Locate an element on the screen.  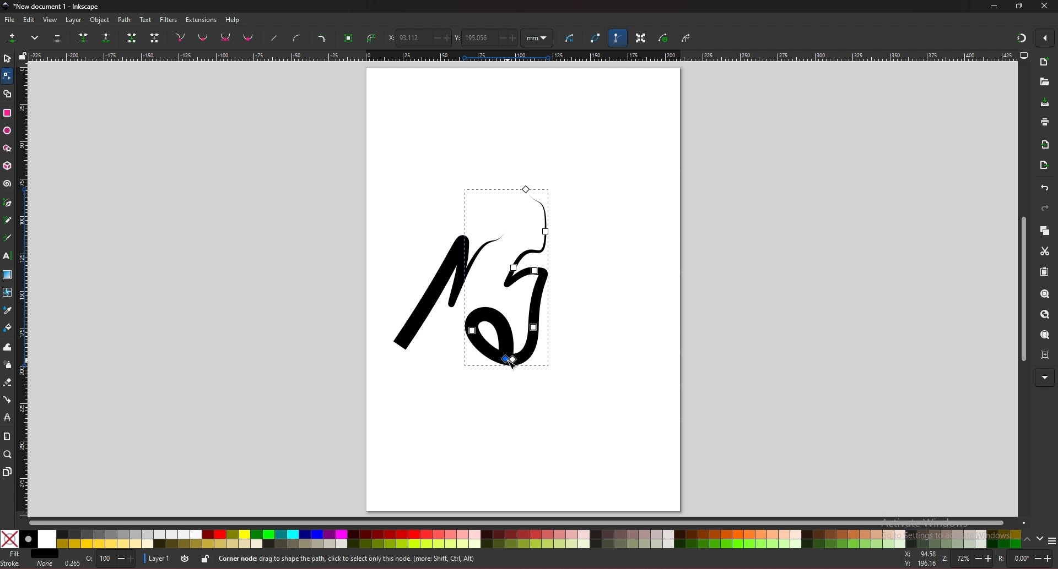
0.265 is located at coordinates (73, 562).